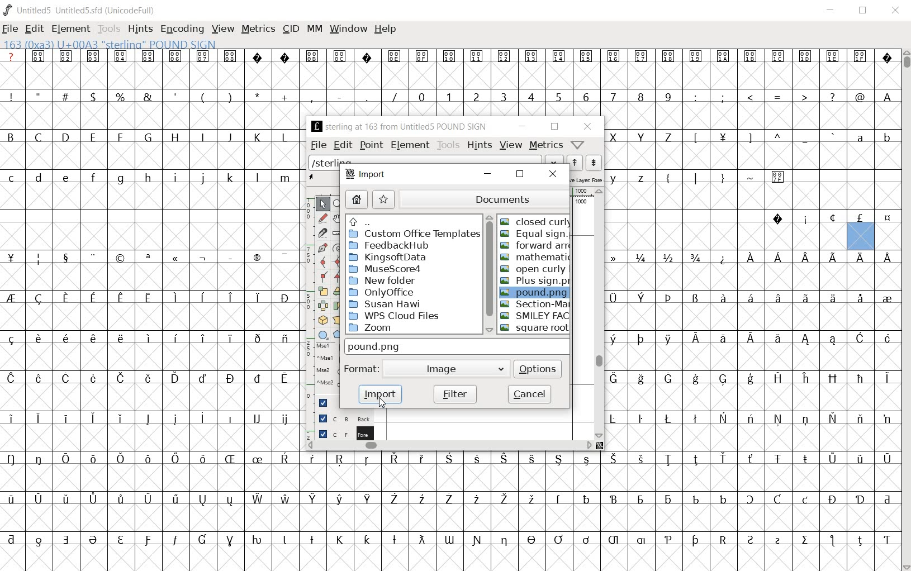 The height and width of the screenshot is (571, 911). I want to click on Symbol, so click(721, 298).